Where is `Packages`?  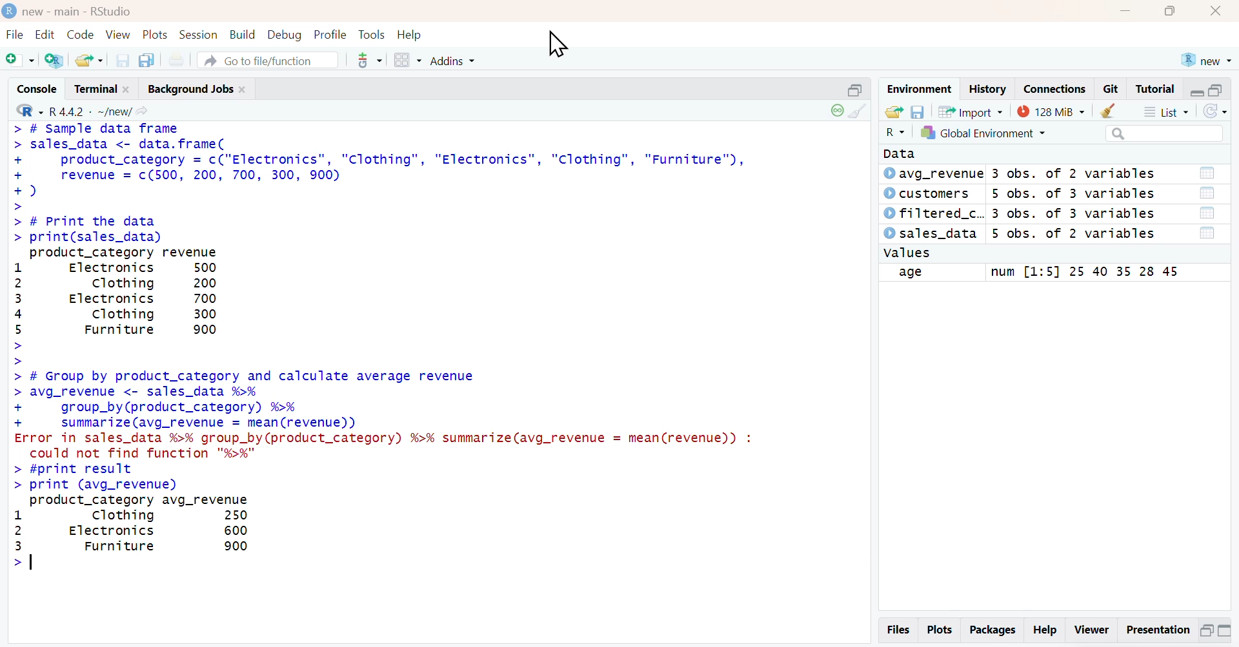
Packages is located at coordinates (992, 631).